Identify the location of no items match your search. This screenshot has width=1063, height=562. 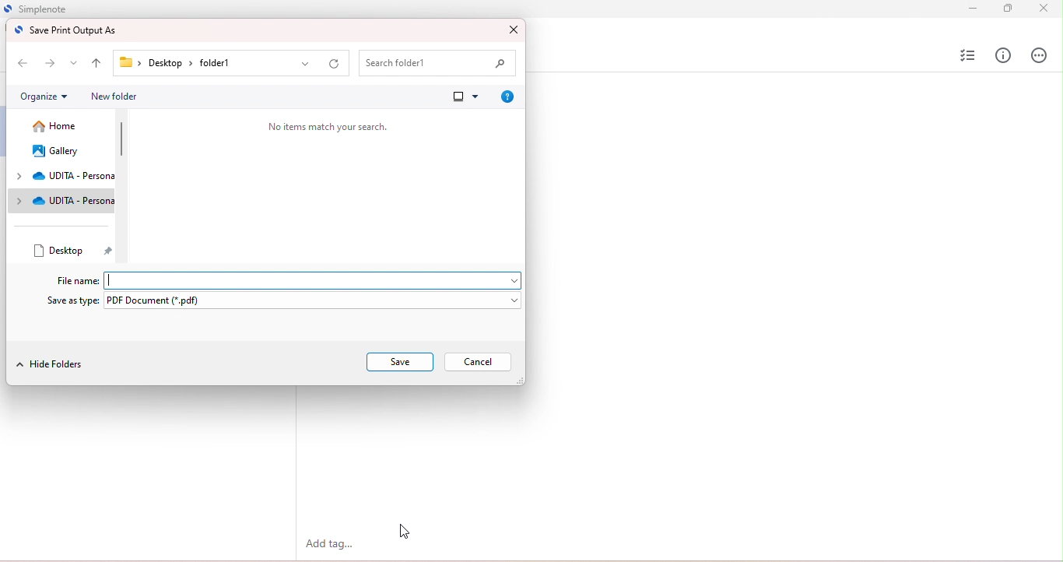
(327, 126).